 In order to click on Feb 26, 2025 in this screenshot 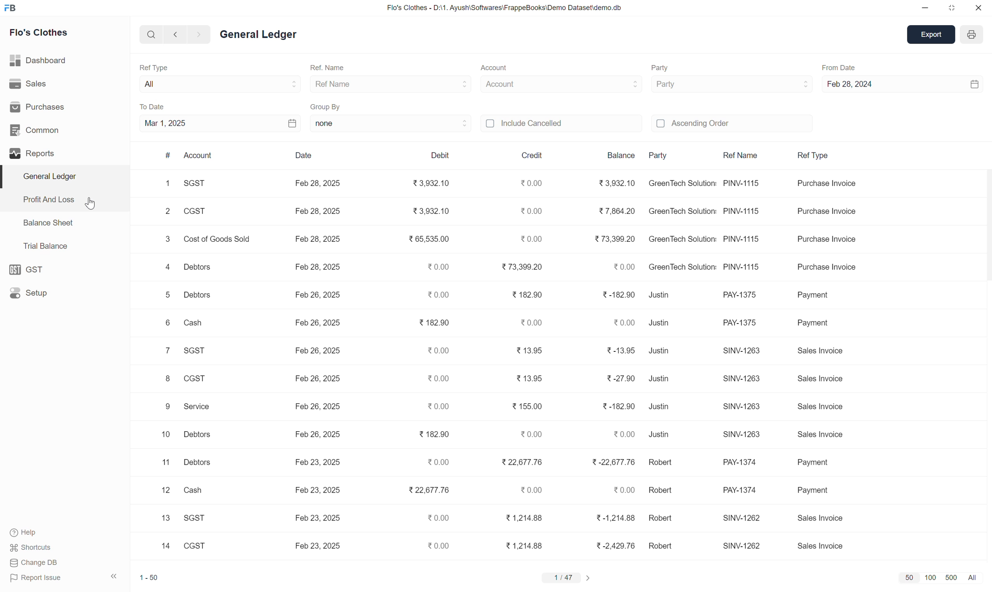, I will do `click(315, 378)`.